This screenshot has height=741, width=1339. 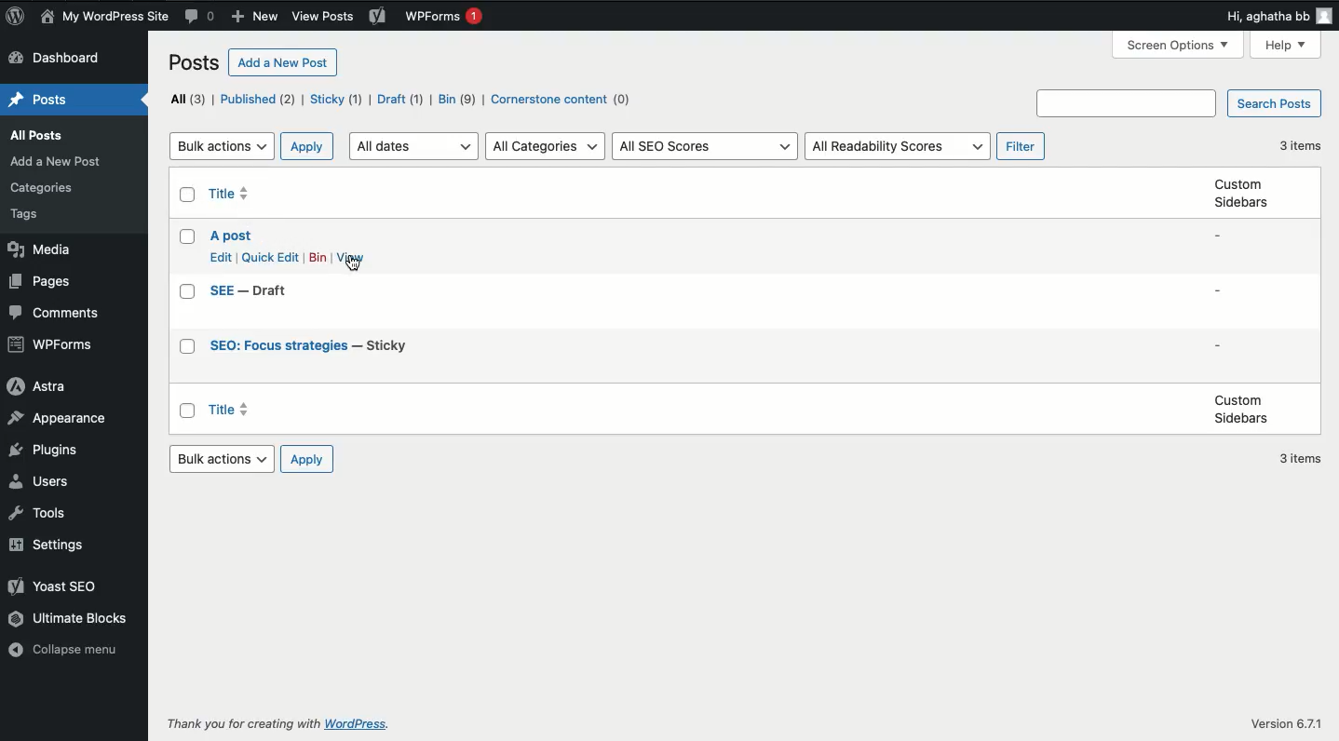 What do you see at coordinates (44, 450) in the screenshot?
I see `Plugins` at bounding box center [44, 450].